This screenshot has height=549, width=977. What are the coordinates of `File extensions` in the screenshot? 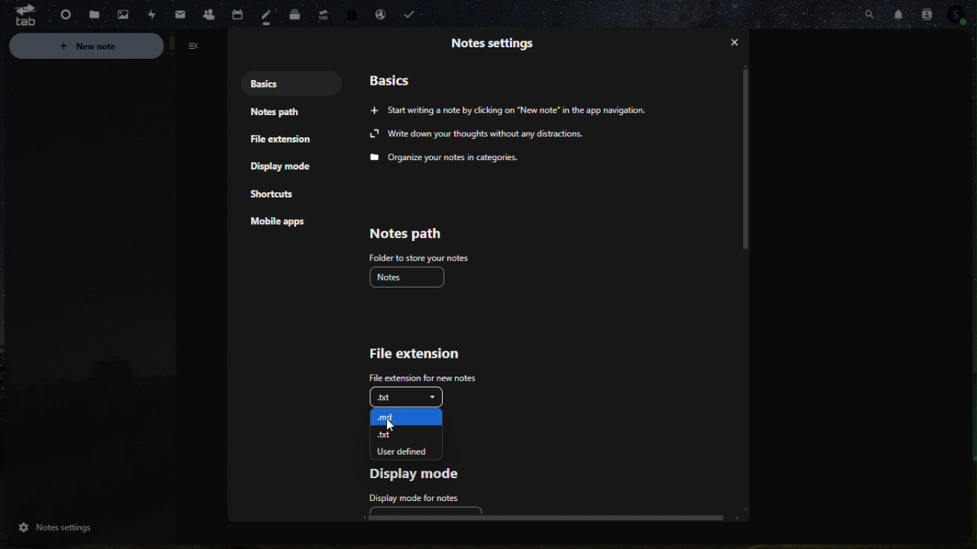 It's located at (279, 140).